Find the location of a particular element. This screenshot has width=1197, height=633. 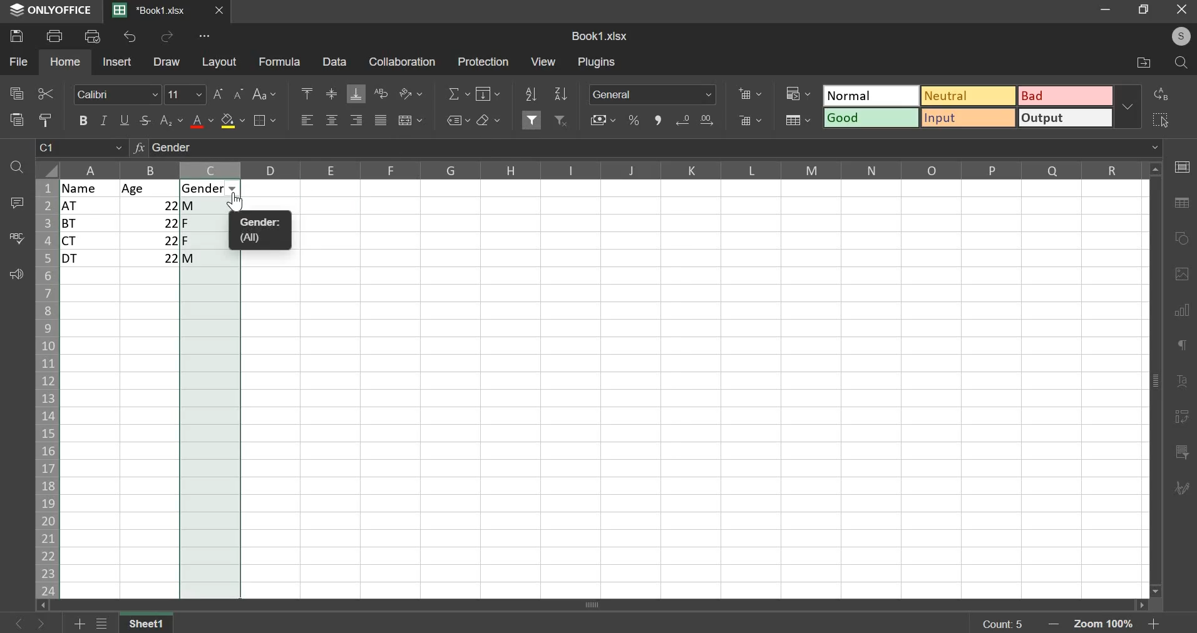

font size increase is located at coordinates (218, 94).